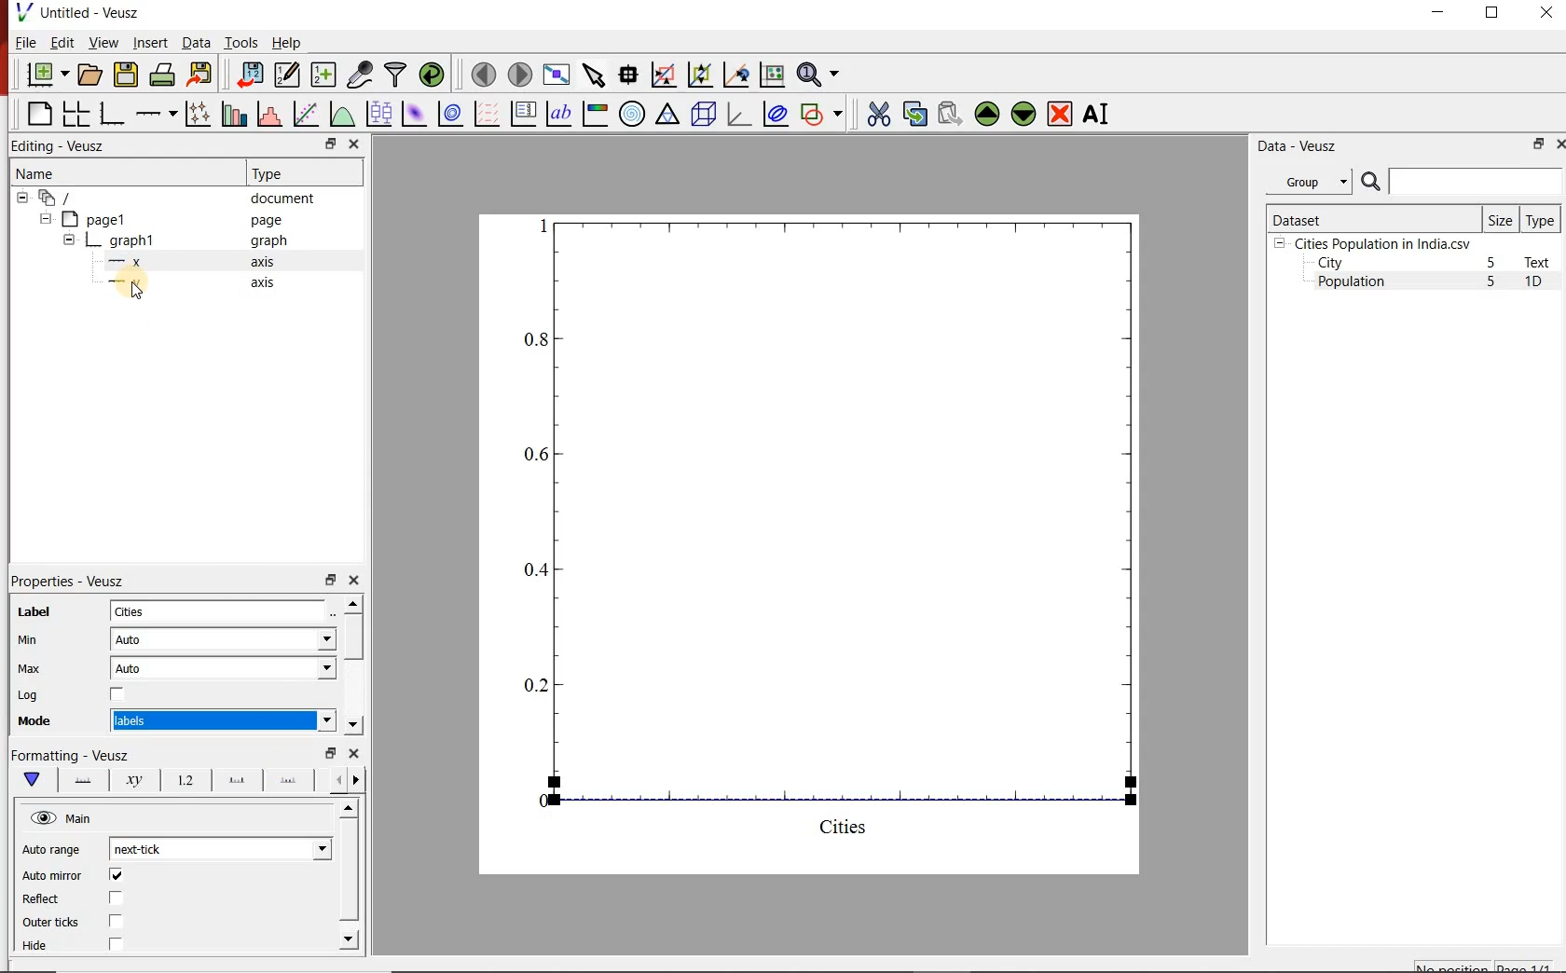 This screenshot has width=1566, height=973. Describe the element at coordinates (776, 115) in the screenshot. I see `plot covariance ellipses` at that location.